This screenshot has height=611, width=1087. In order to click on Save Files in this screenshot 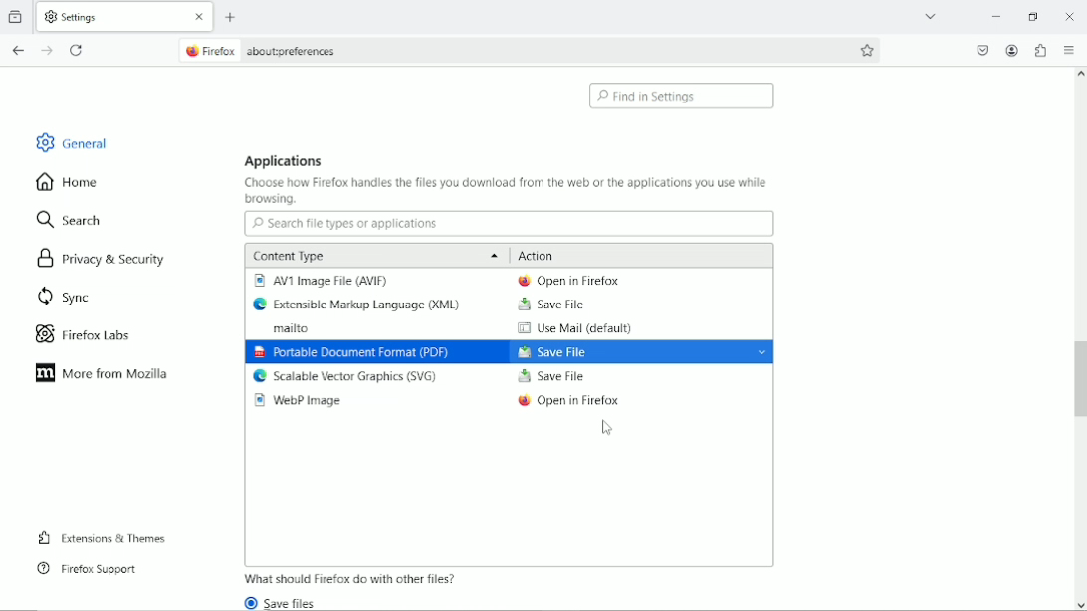, I will do `click(287, 602)`.